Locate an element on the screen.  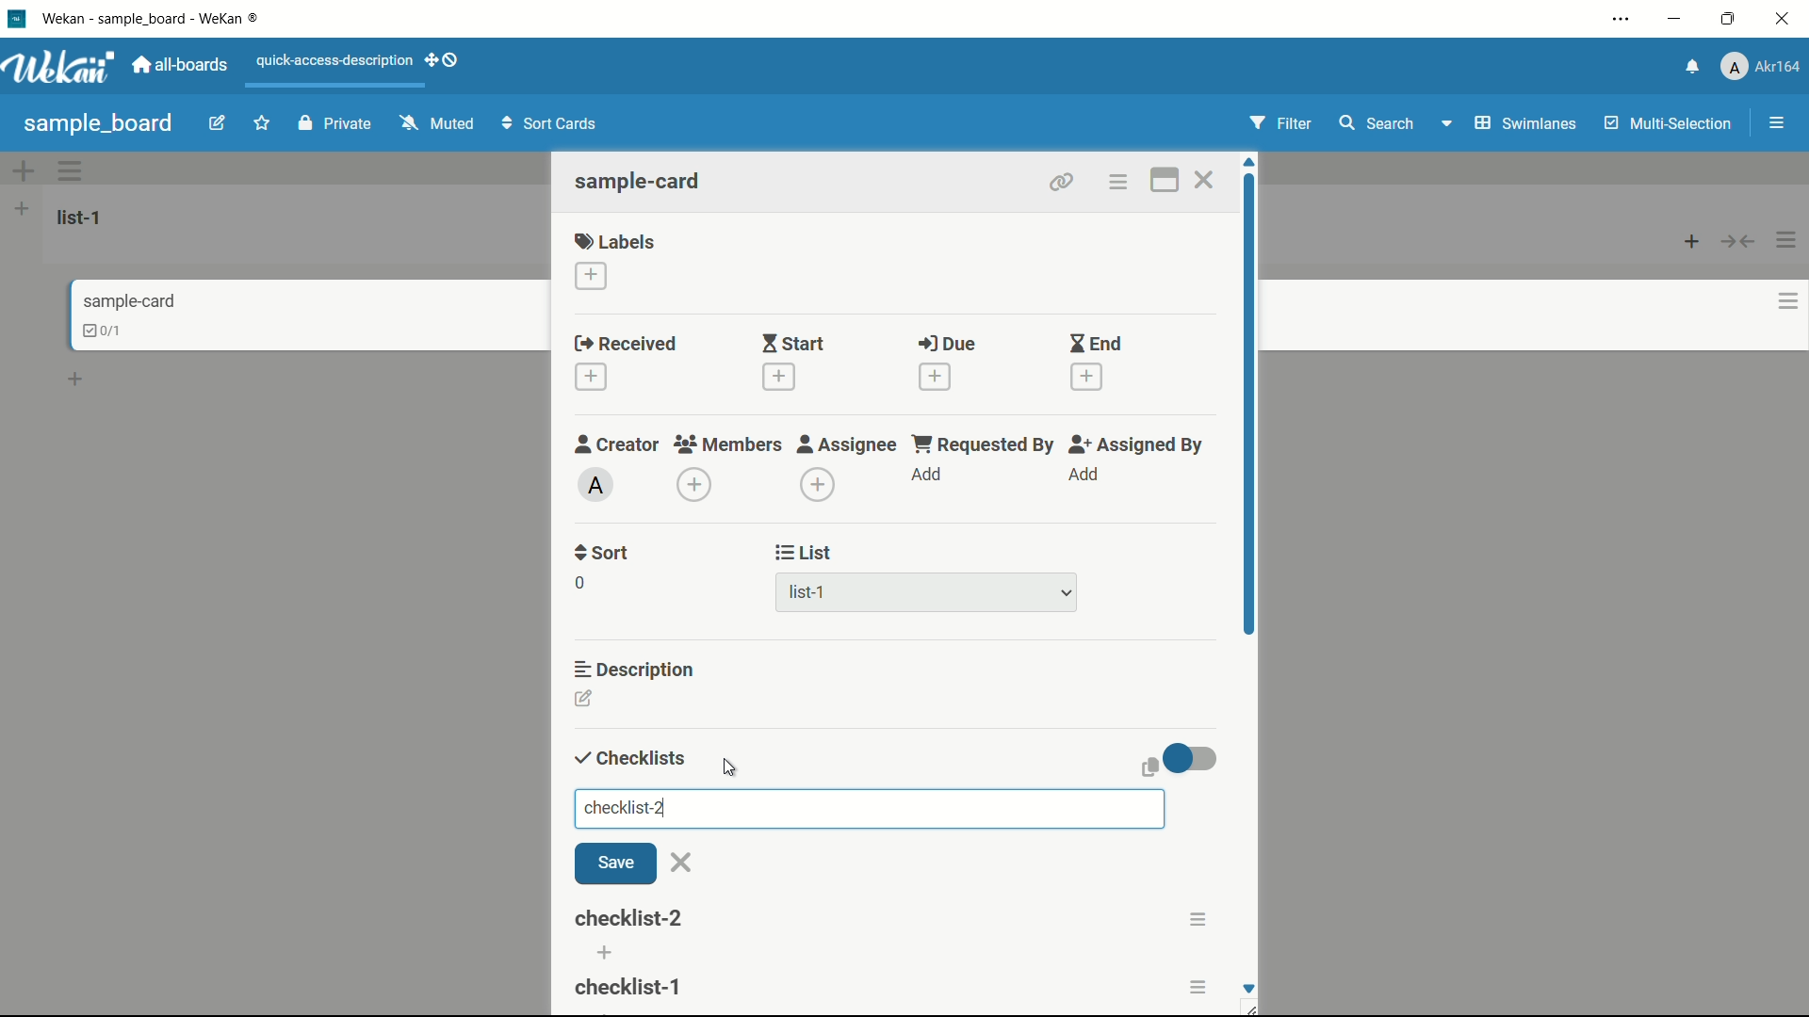
swimlanes is located at coordinates (1524, 123).